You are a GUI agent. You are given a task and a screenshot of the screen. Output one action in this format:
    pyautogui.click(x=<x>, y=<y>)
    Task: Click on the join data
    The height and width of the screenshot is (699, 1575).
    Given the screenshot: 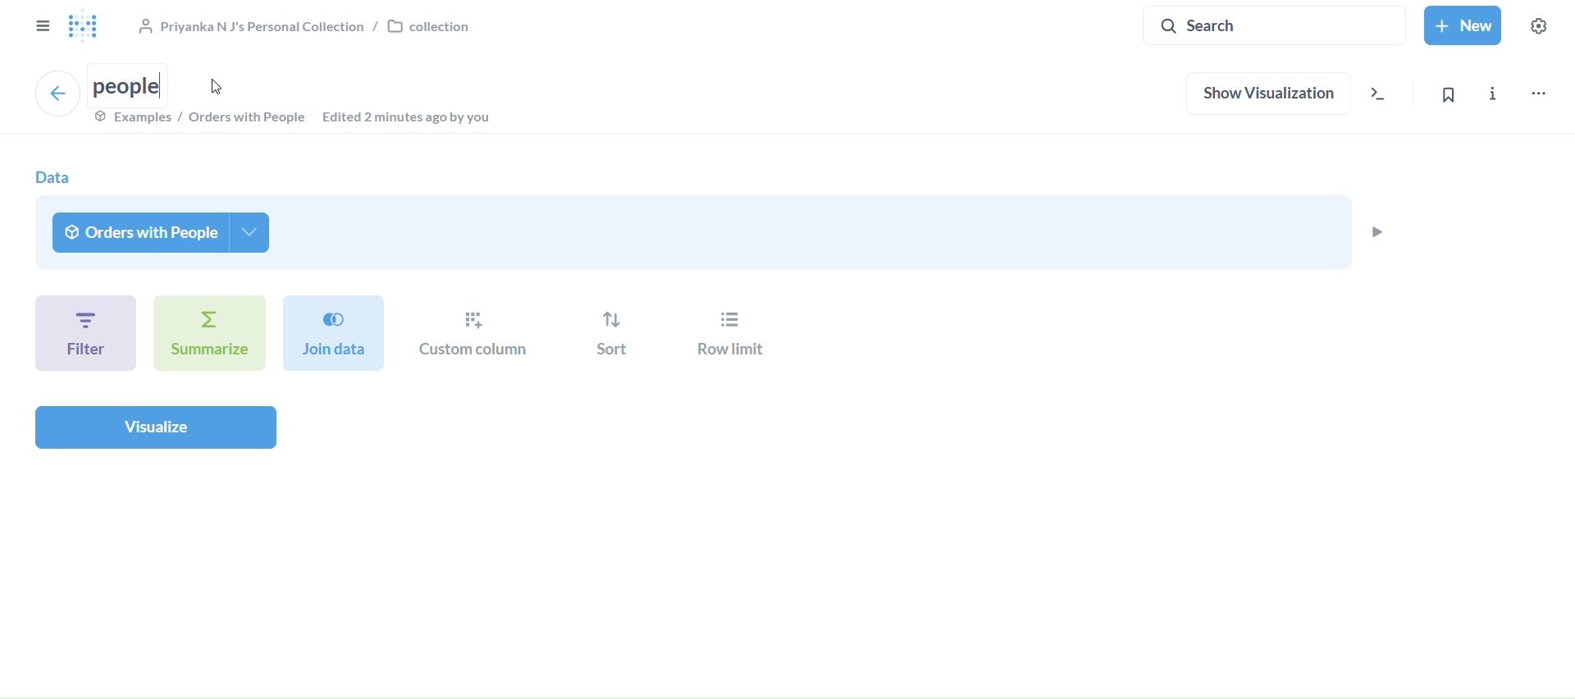 What is the action you would take?
    pyautogui.click(x=335, y=331)
    